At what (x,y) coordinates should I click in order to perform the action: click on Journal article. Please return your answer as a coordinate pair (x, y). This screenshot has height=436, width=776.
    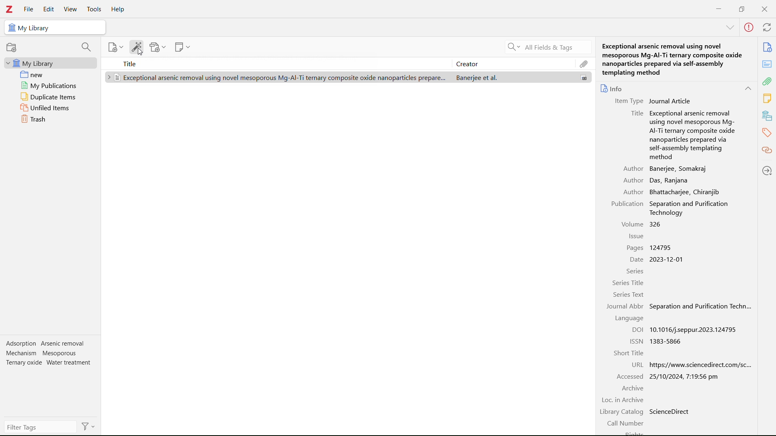
    Looking at the image, I should click on (671, 101).